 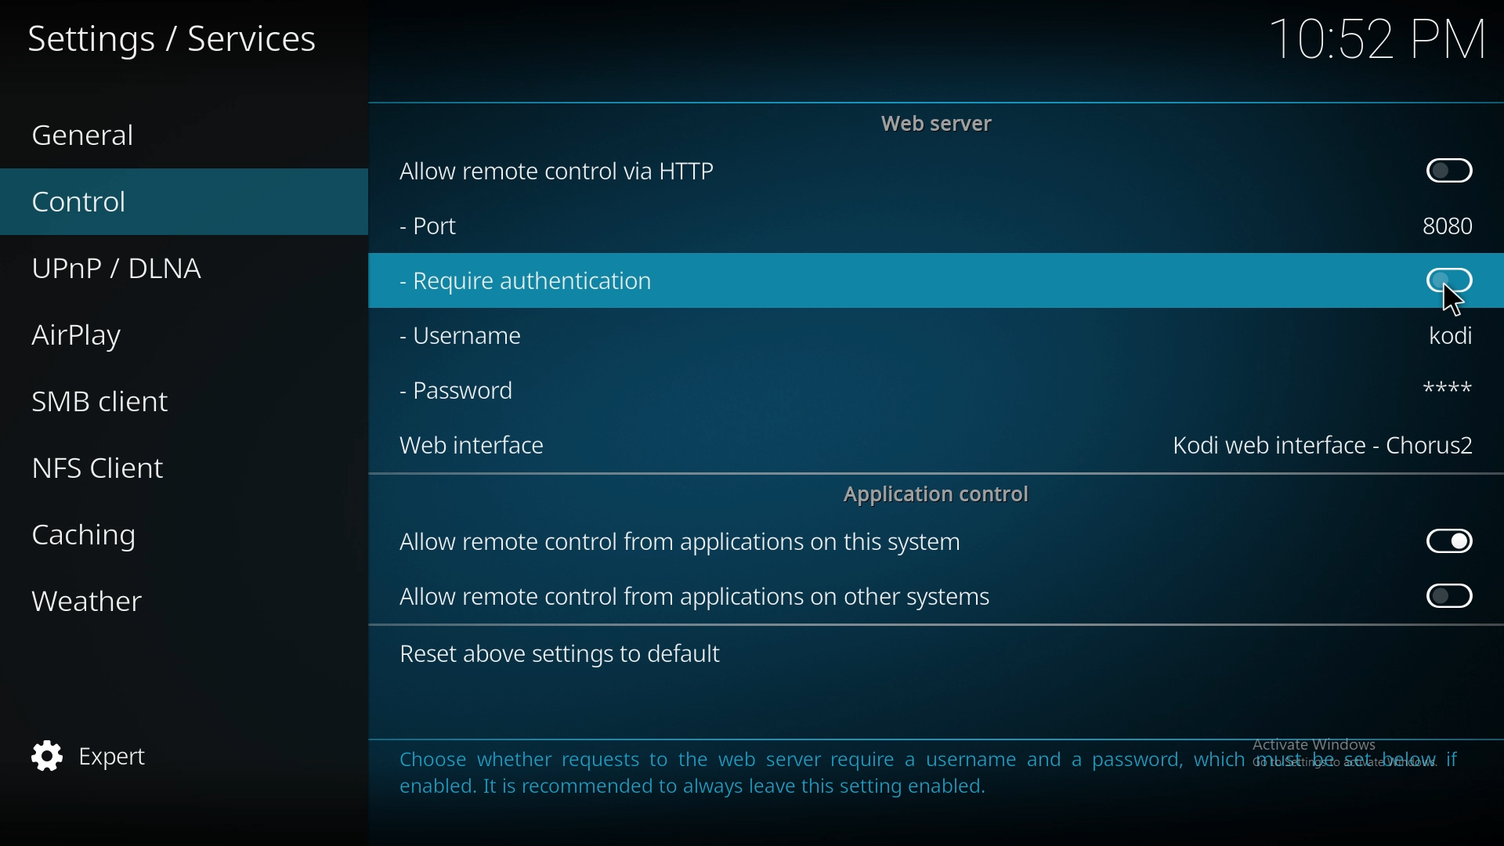 I want to click on airplay, so click(x=158, y=332).